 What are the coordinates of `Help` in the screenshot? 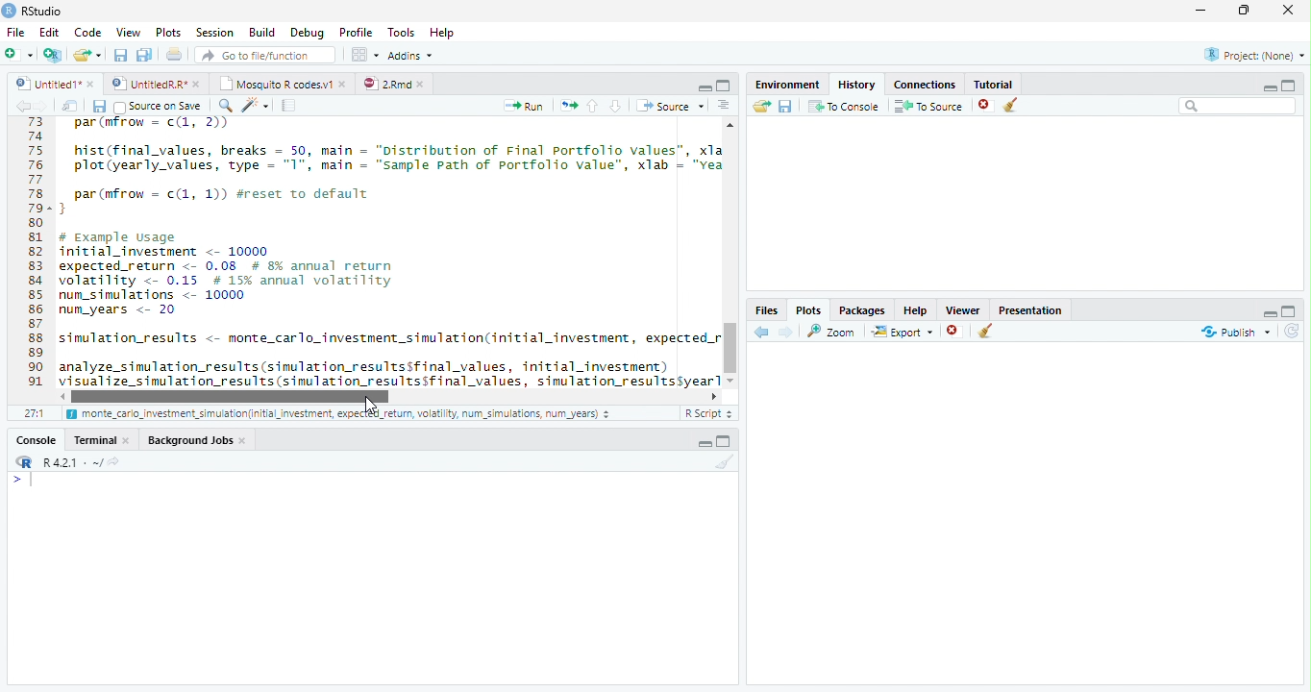 It's located at (915, 309).